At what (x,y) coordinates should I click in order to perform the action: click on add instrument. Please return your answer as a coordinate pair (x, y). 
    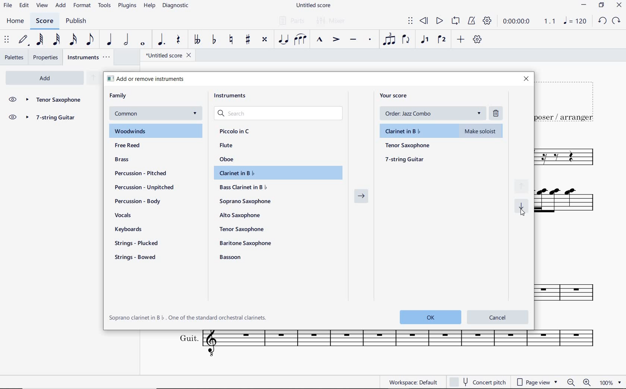
    Looking at the image, I should click on (45, 78).